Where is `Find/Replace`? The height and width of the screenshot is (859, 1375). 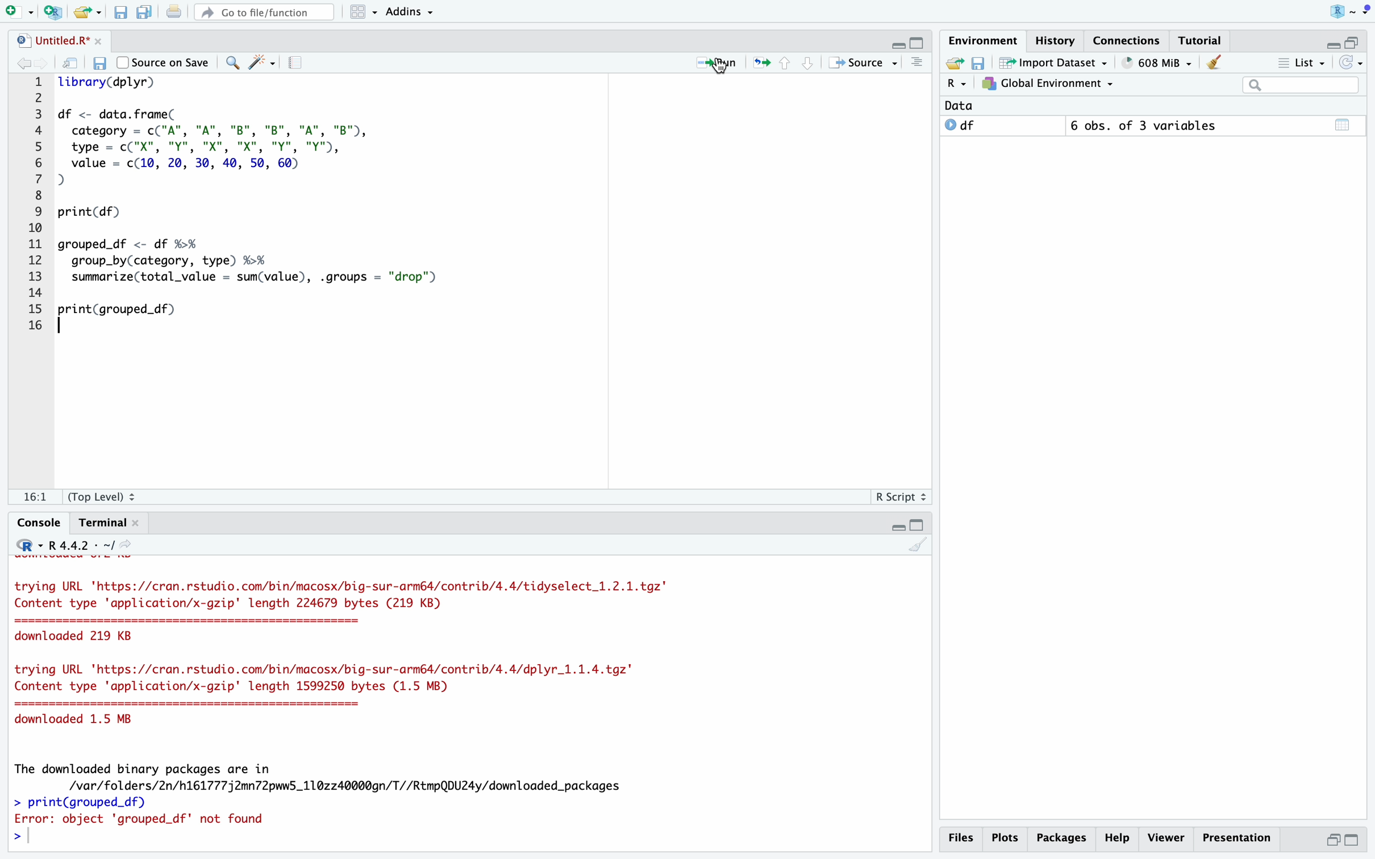 Find/Replace is located at coordinates (232, 63).